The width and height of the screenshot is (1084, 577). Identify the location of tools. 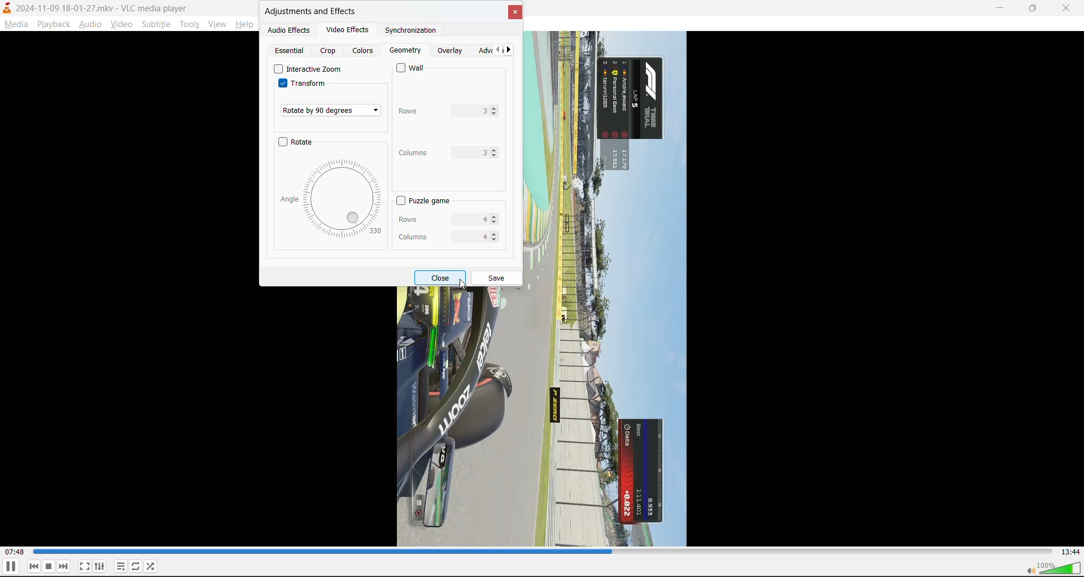
(189, 24).